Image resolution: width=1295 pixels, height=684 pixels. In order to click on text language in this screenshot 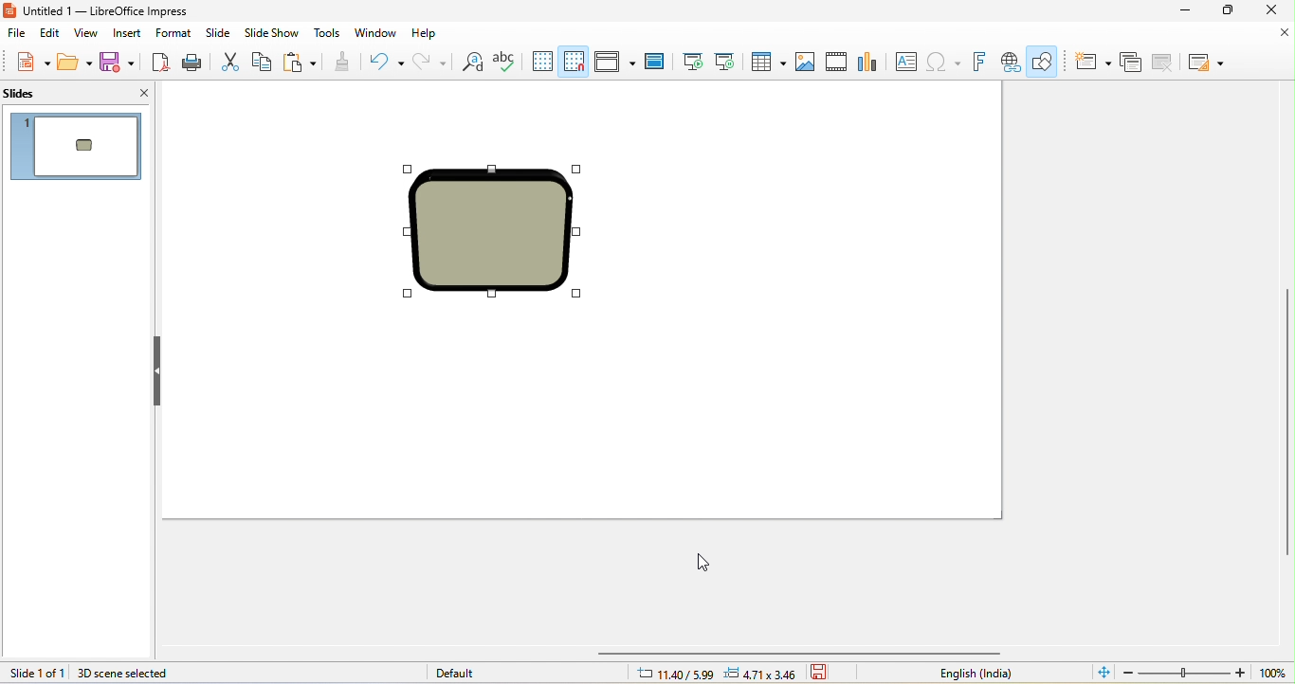, I will do `click(973, 674)`.